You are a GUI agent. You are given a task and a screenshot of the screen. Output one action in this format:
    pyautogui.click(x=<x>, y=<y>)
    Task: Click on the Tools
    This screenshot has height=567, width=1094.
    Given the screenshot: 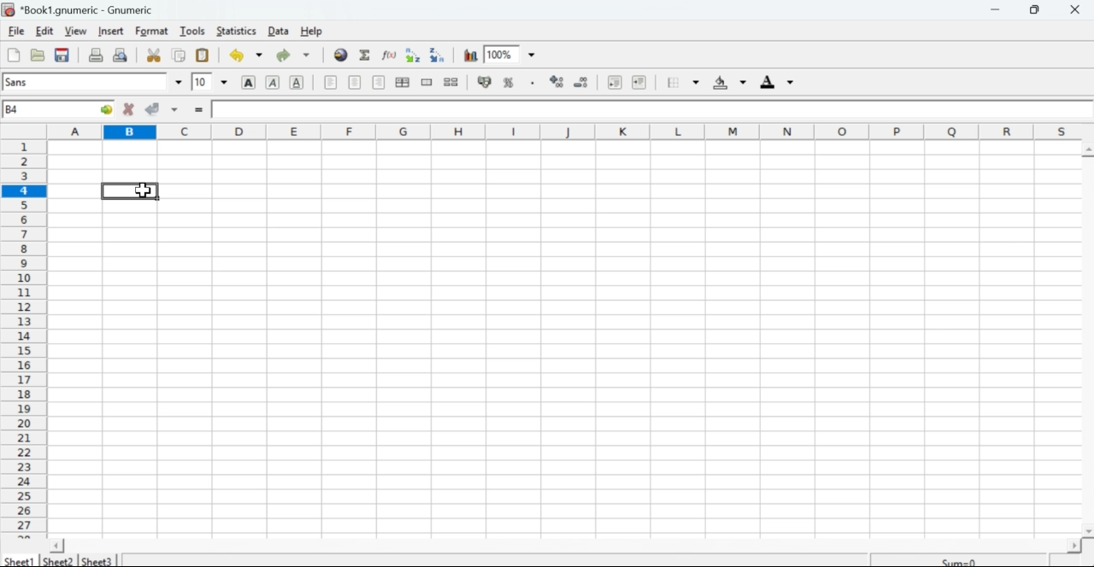 What is the action you would take?
    pyautogui.click(x=191, y=31)
    